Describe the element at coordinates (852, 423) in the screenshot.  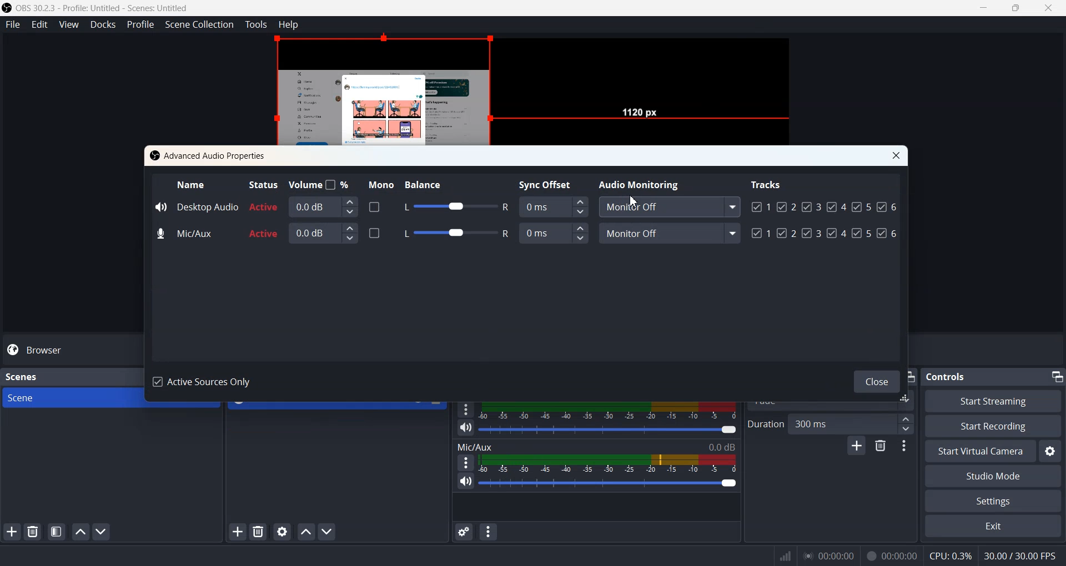
I see `300 ms` at that location.